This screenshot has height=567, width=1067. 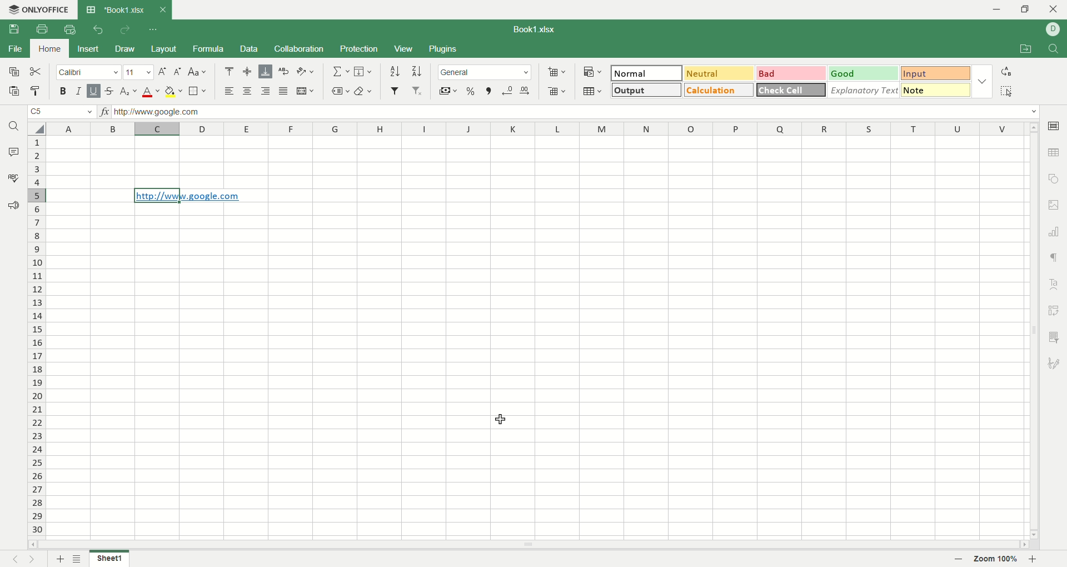 What do you see at coordinates (36, 128) in the screenshot?
I see `select all` at bounding box center [36, 128].